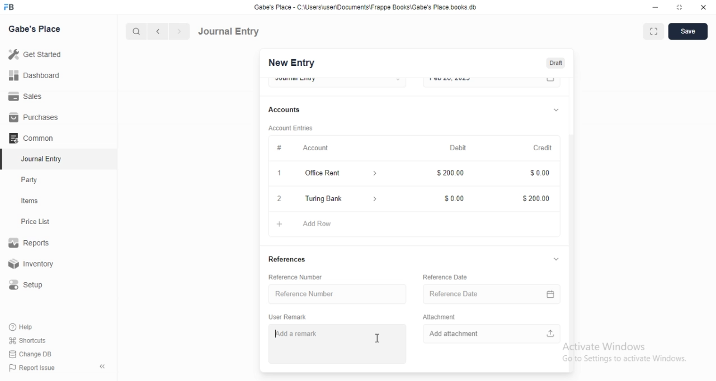 The image size is (716, 381). Describe the element at coordinates (374, 7) in the screenshot. I see `‘Gabe's Place - C\UsersiuserDocuments\Frappe Books\Gabe's Place books db` at that location.